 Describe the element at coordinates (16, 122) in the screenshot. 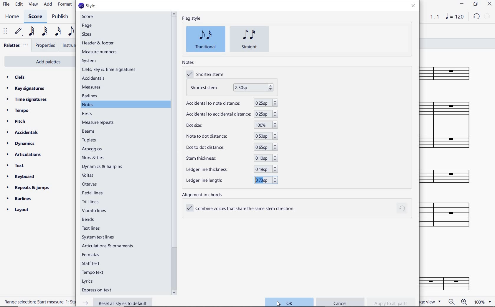

I see `pitch` at that location.